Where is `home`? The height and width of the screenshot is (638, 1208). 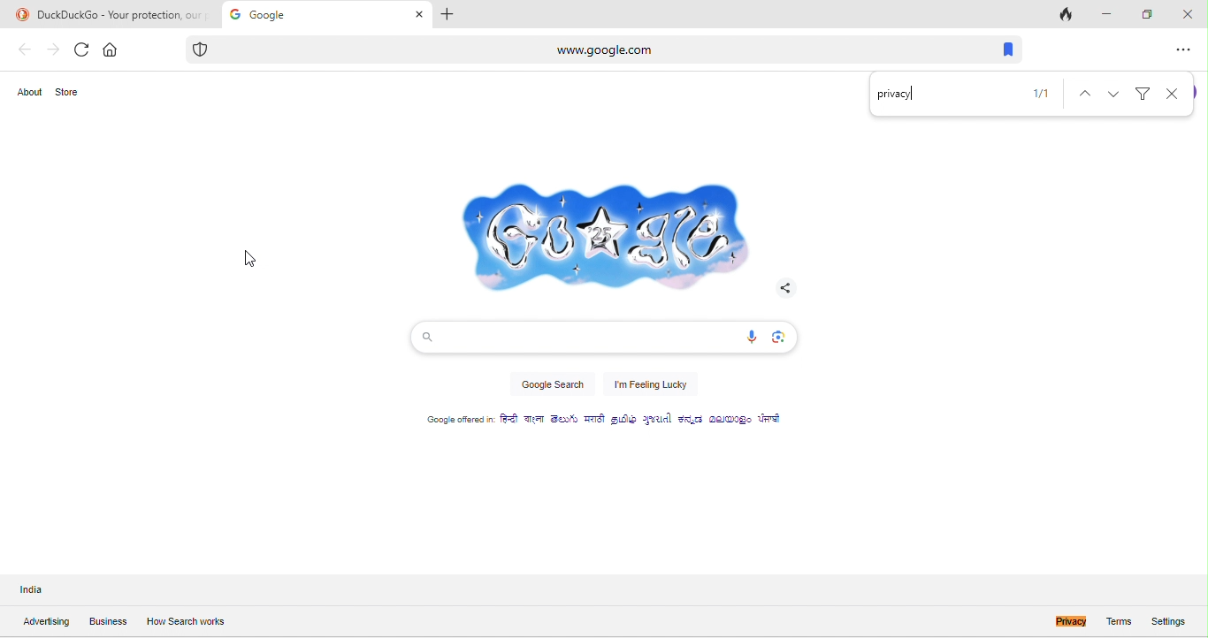 home is located at coordinates (112, 48).